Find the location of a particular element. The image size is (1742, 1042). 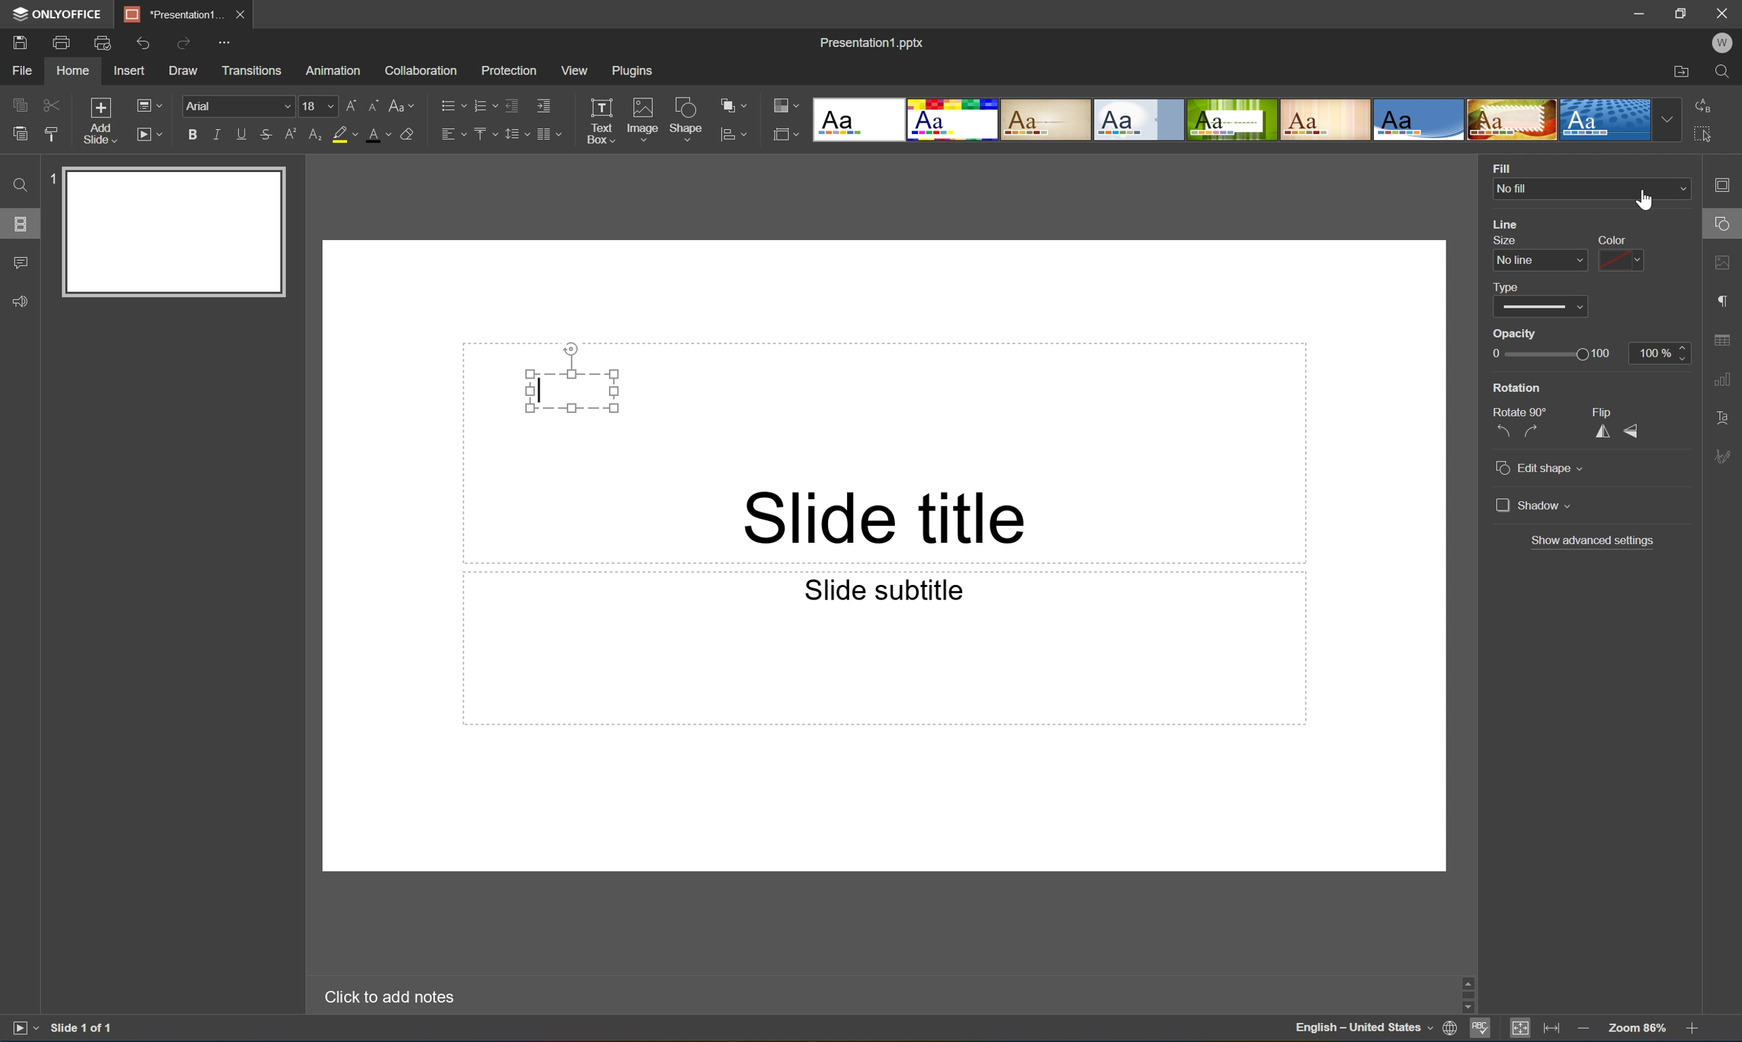

Feedback & Support is located at coordinates (22, 301).